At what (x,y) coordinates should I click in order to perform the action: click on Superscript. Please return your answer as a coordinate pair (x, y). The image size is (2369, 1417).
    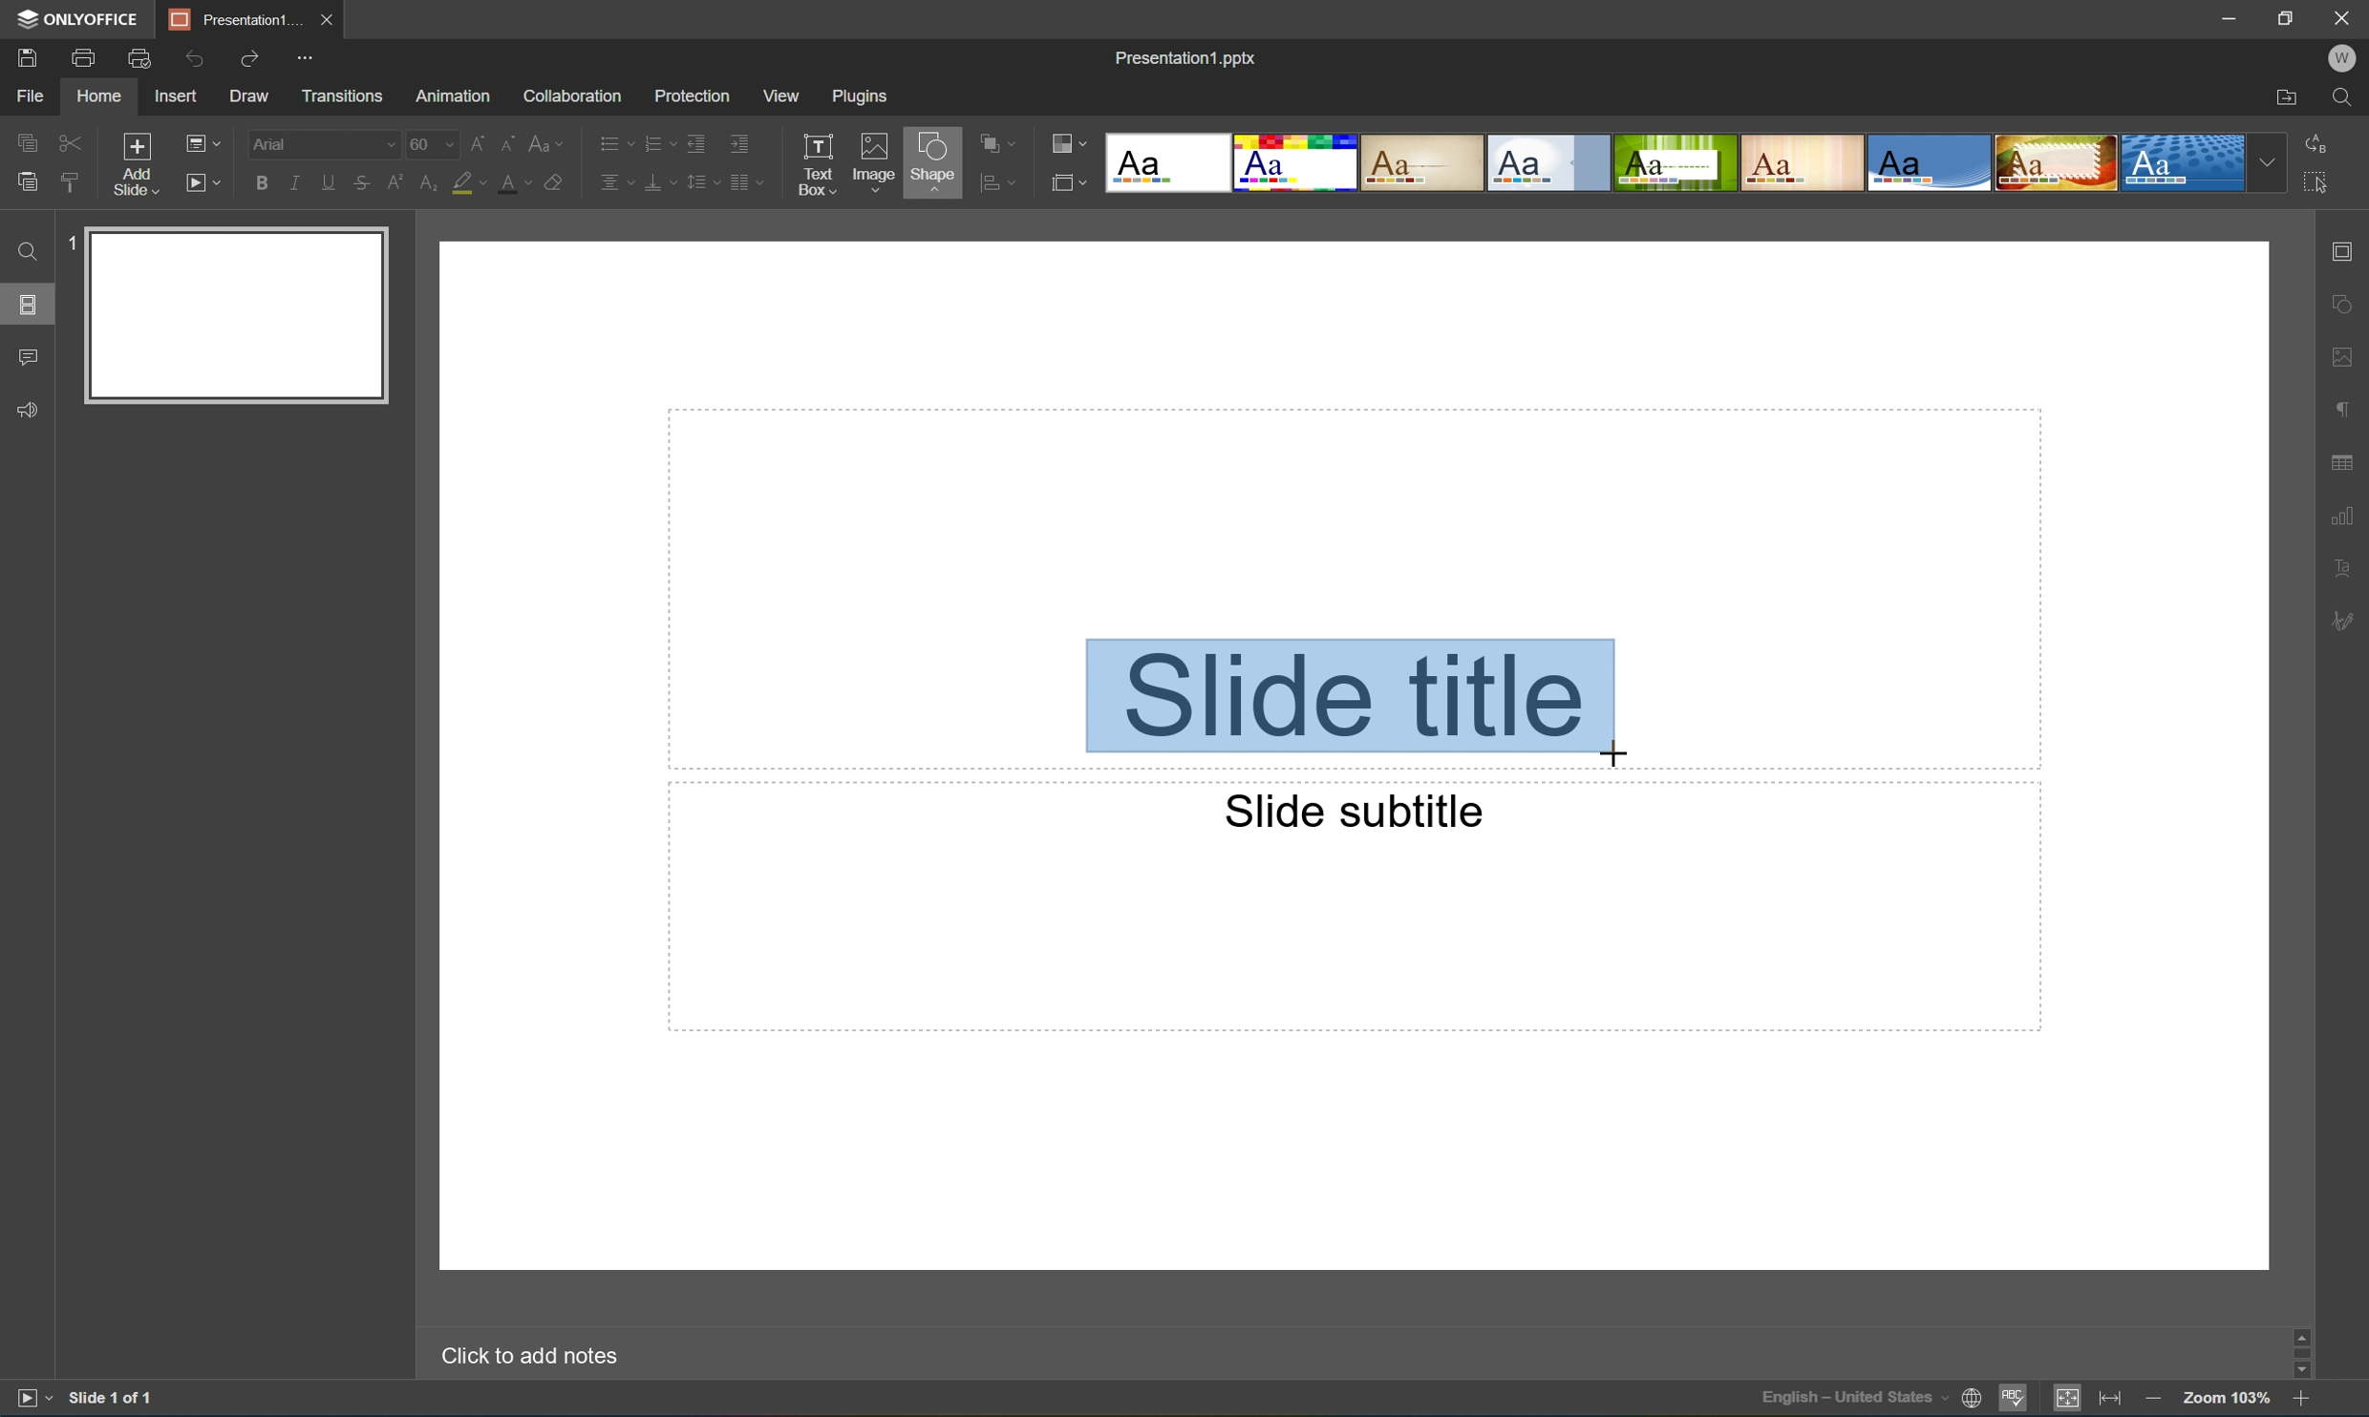
    Looking at the image, I should click on (393, 181).